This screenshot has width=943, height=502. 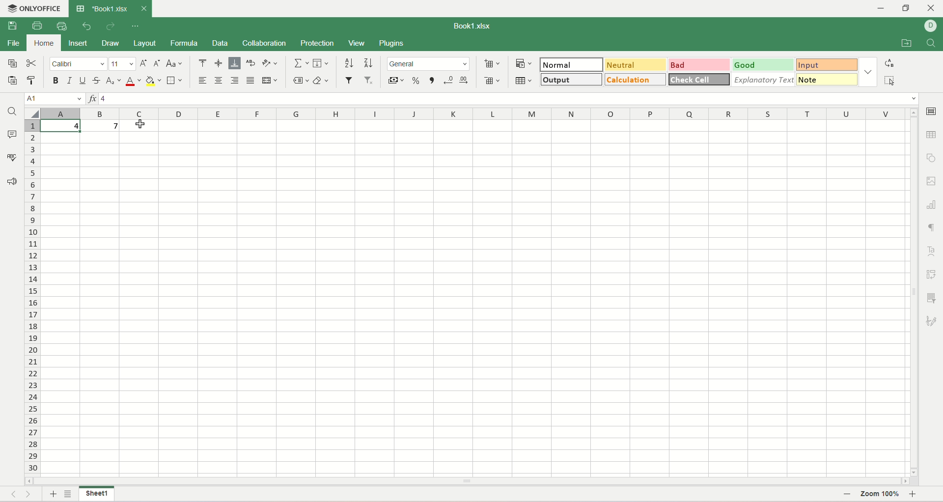 What do you see at coordinates (934, 275) in the screenshot?
I see `pivot settings` at bounding box center [934, 275].